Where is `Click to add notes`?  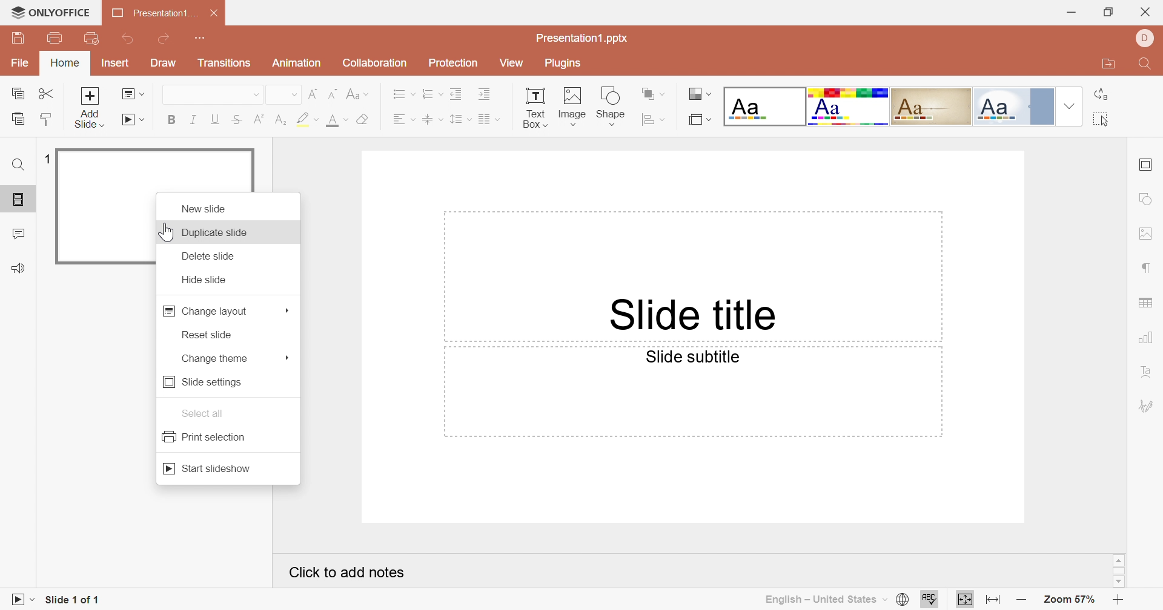
Click to add notes is located at coordinates (348, 571).